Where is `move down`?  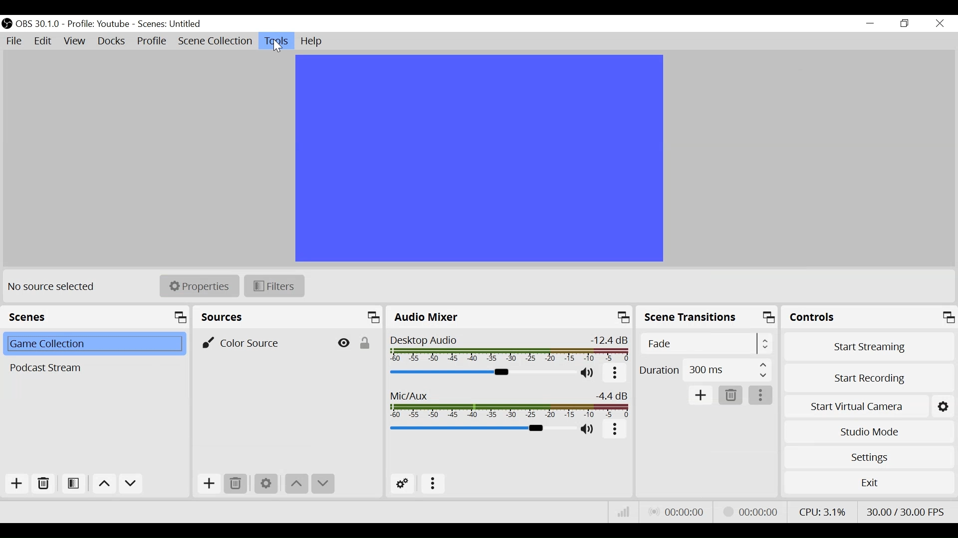 move down is located at coordinates (131, 484).